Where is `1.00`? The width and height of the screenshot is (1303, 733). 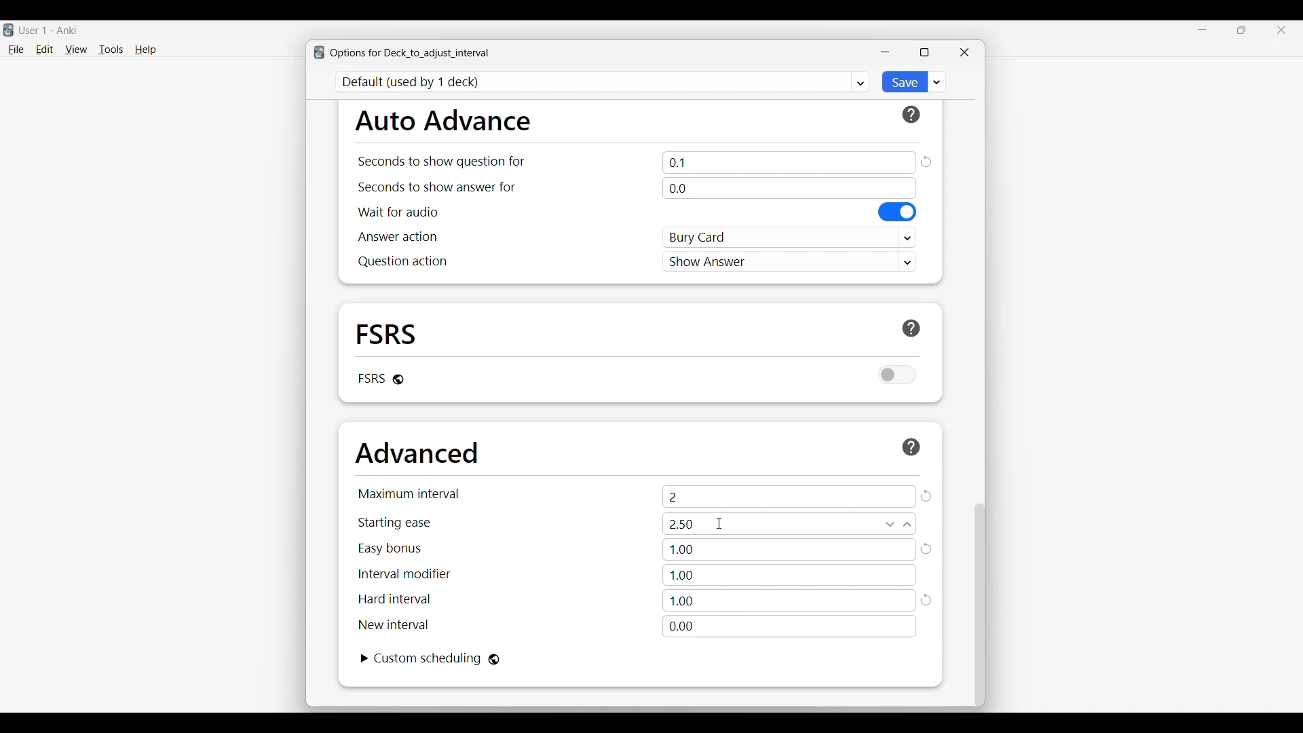 1.00 is located at coordinates (790, 550).